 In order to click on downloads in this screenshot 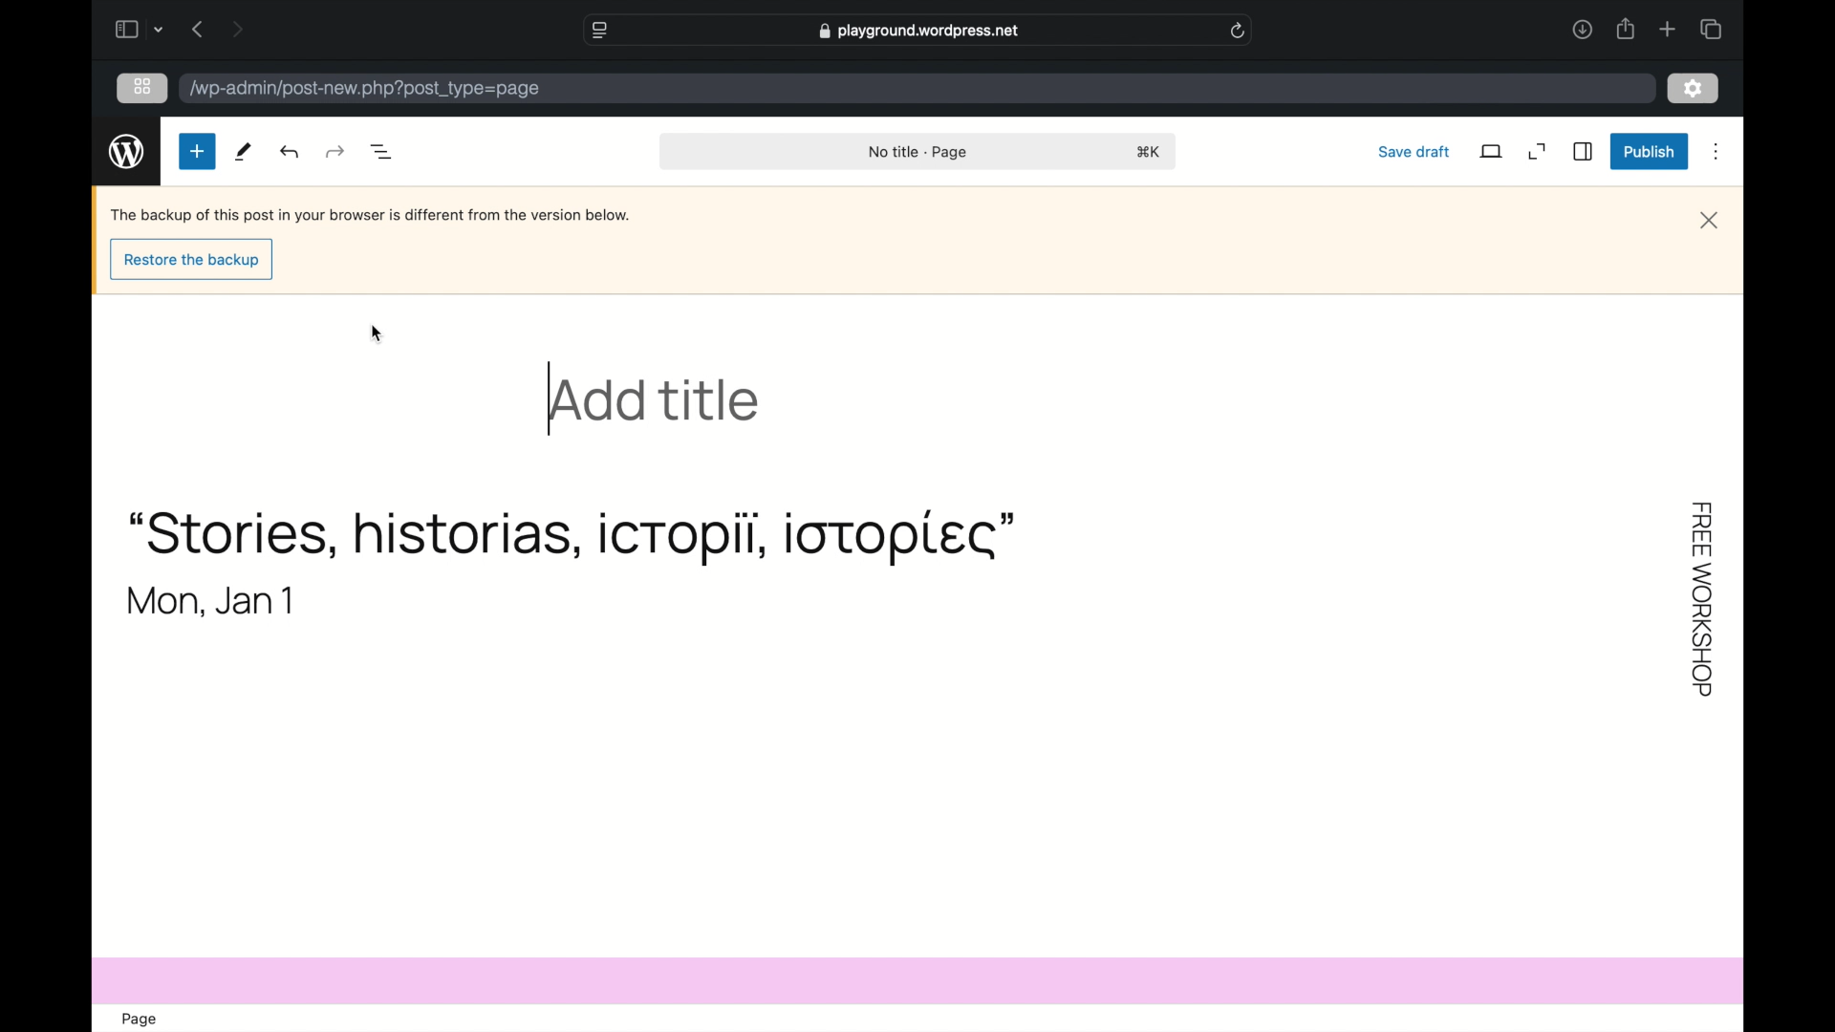, I will do `click(1582, 29)`.